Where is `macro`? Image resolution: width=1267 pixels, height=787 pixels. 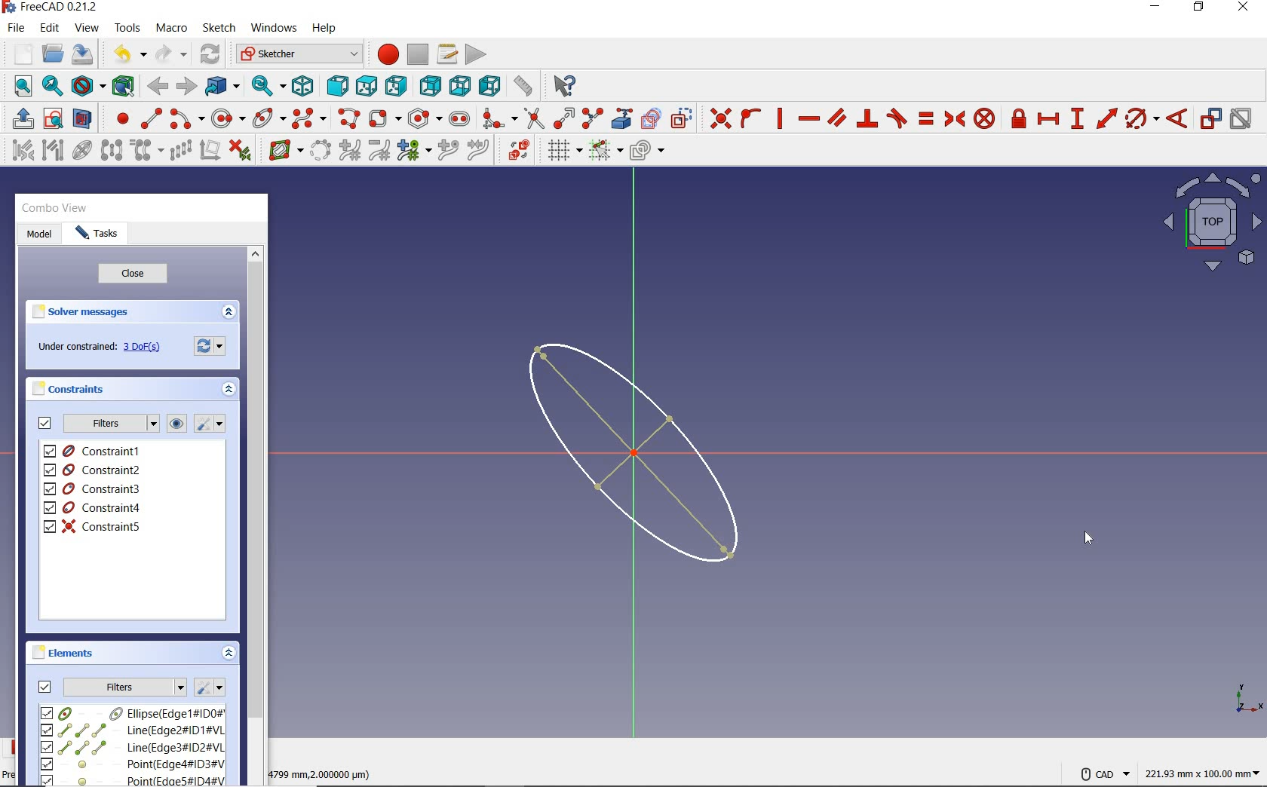 macro is located at coordinates (173, 29).